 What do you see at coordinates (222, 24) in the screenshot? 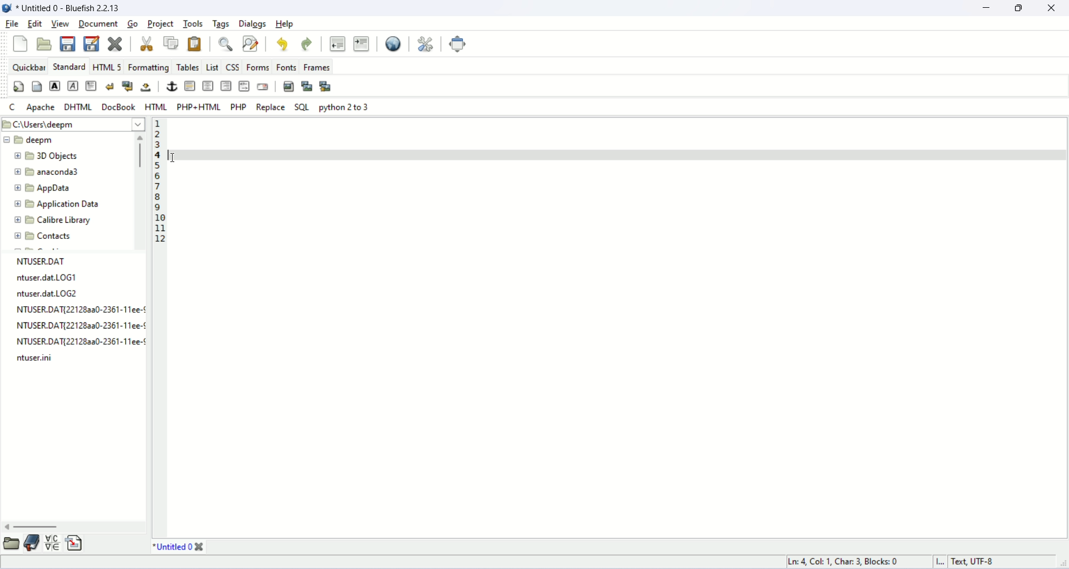
I see `tags` at bounding box center [222, 24].